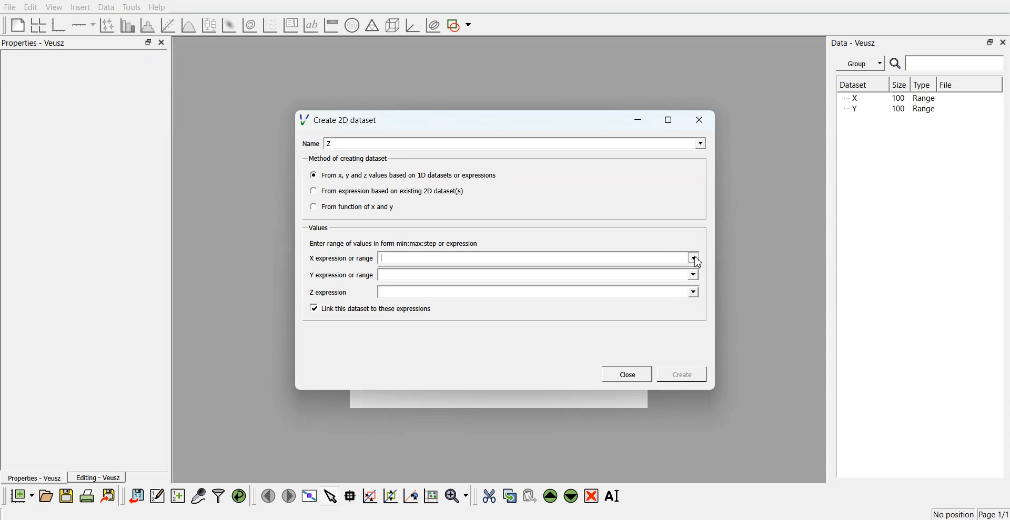 The width and height of the screenshot is (1010, 520). Describe the element at coordinates (107, 7) in the screenshot. I see `Data` at that location.